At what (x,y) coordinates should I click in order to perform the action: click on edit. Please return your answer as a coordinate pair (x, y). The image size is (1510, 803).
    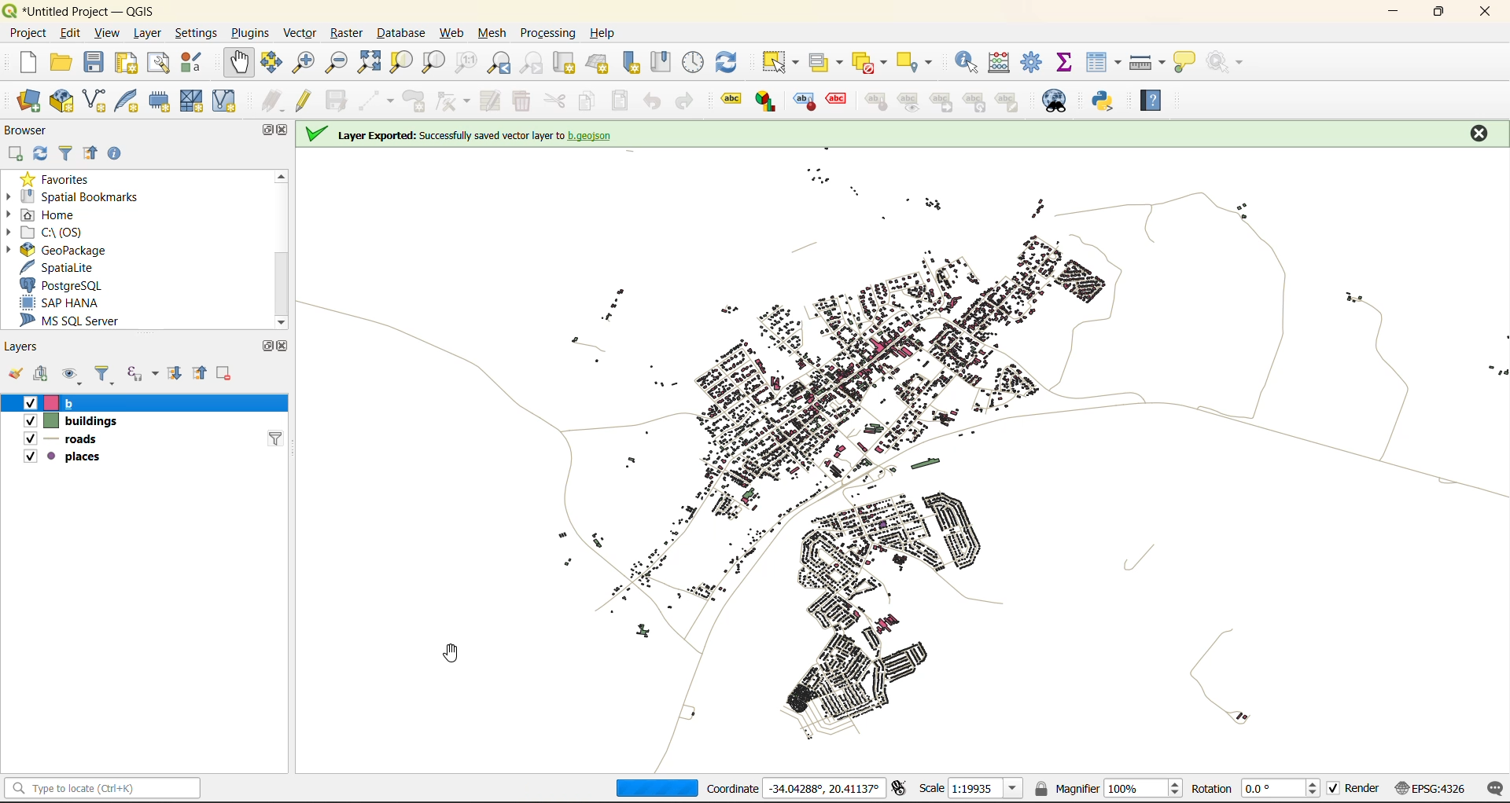
    Looking at the image, I should click on (70, 32).